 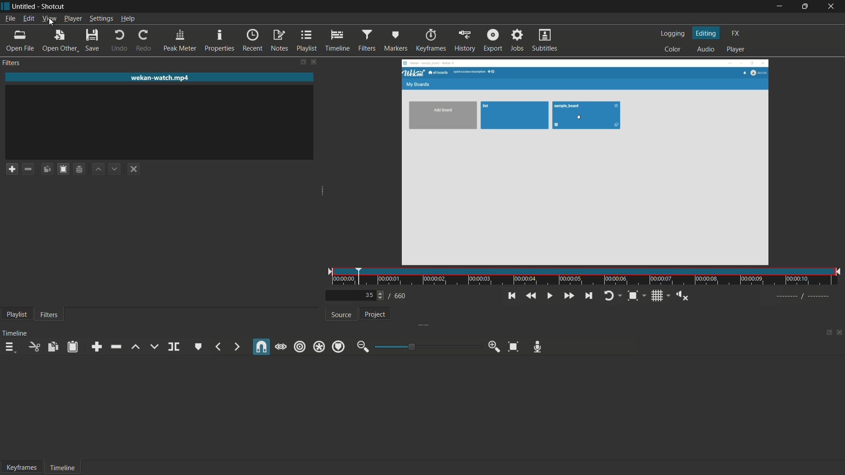 What do you see at coordinates (658, 297) in the screenshot?
I see `toggle grid` at bounding box center [658, 297].